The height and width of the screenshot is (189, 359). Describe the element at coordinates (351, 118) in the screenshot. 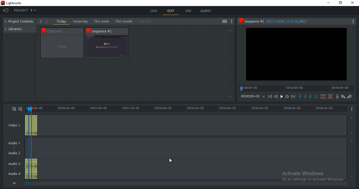

I see `Greyed out up arrow` at that location.